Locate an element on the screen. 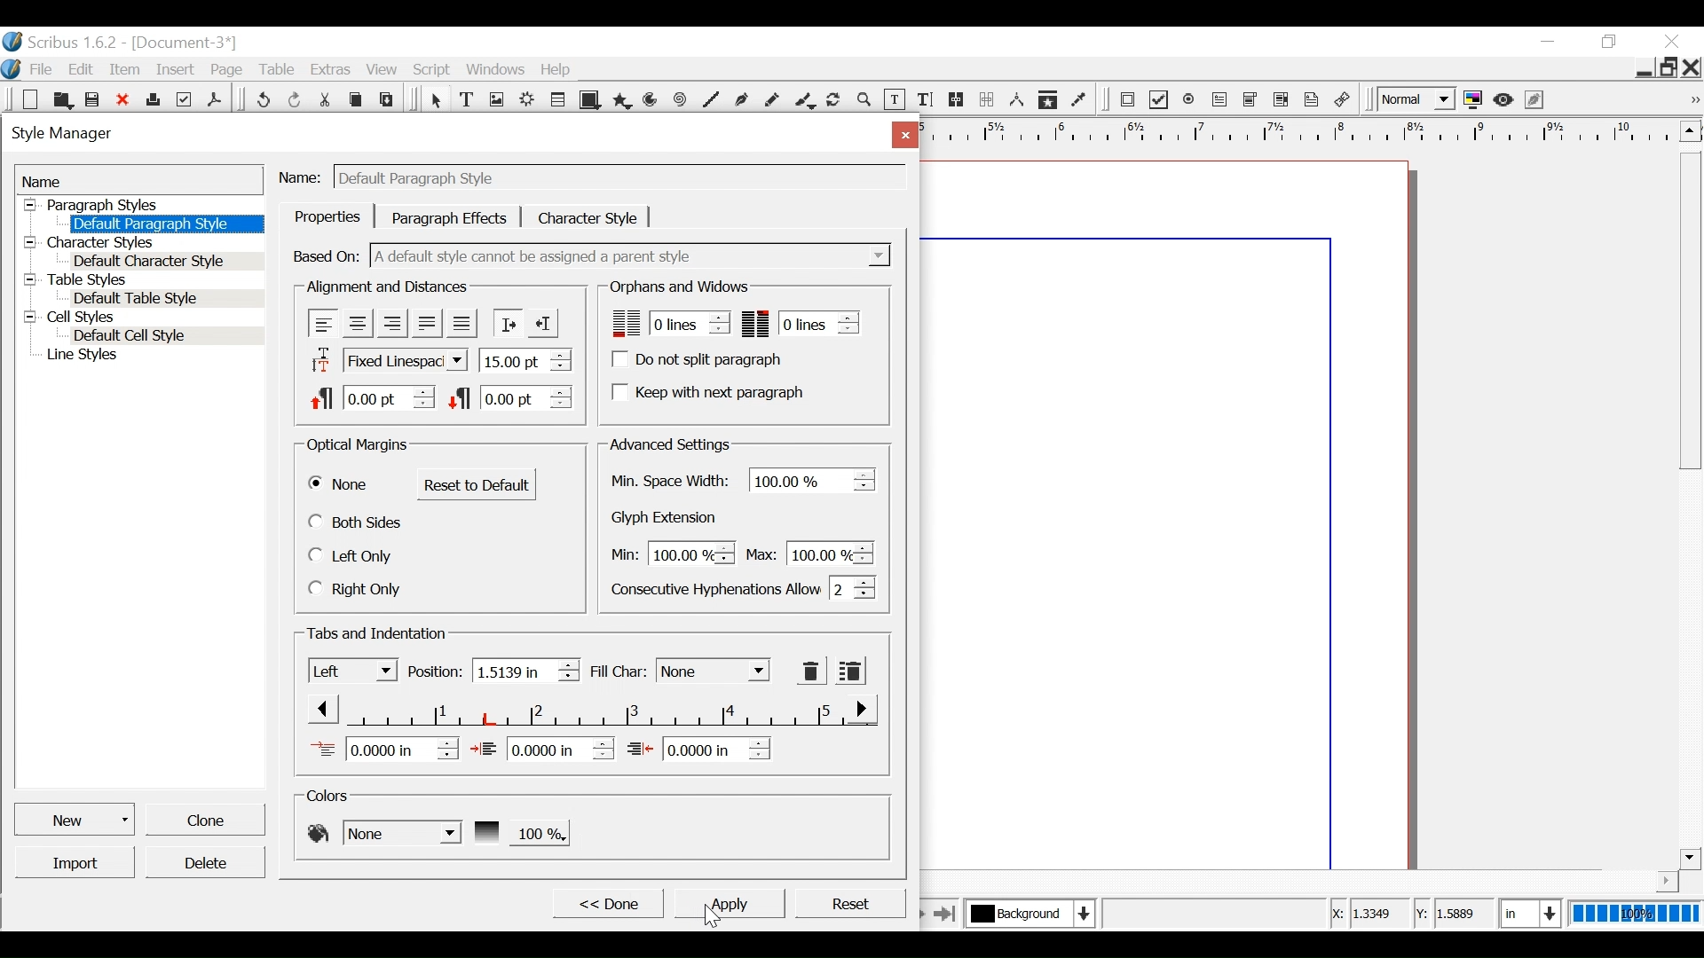  Redo is located at coordinates (296, 98).